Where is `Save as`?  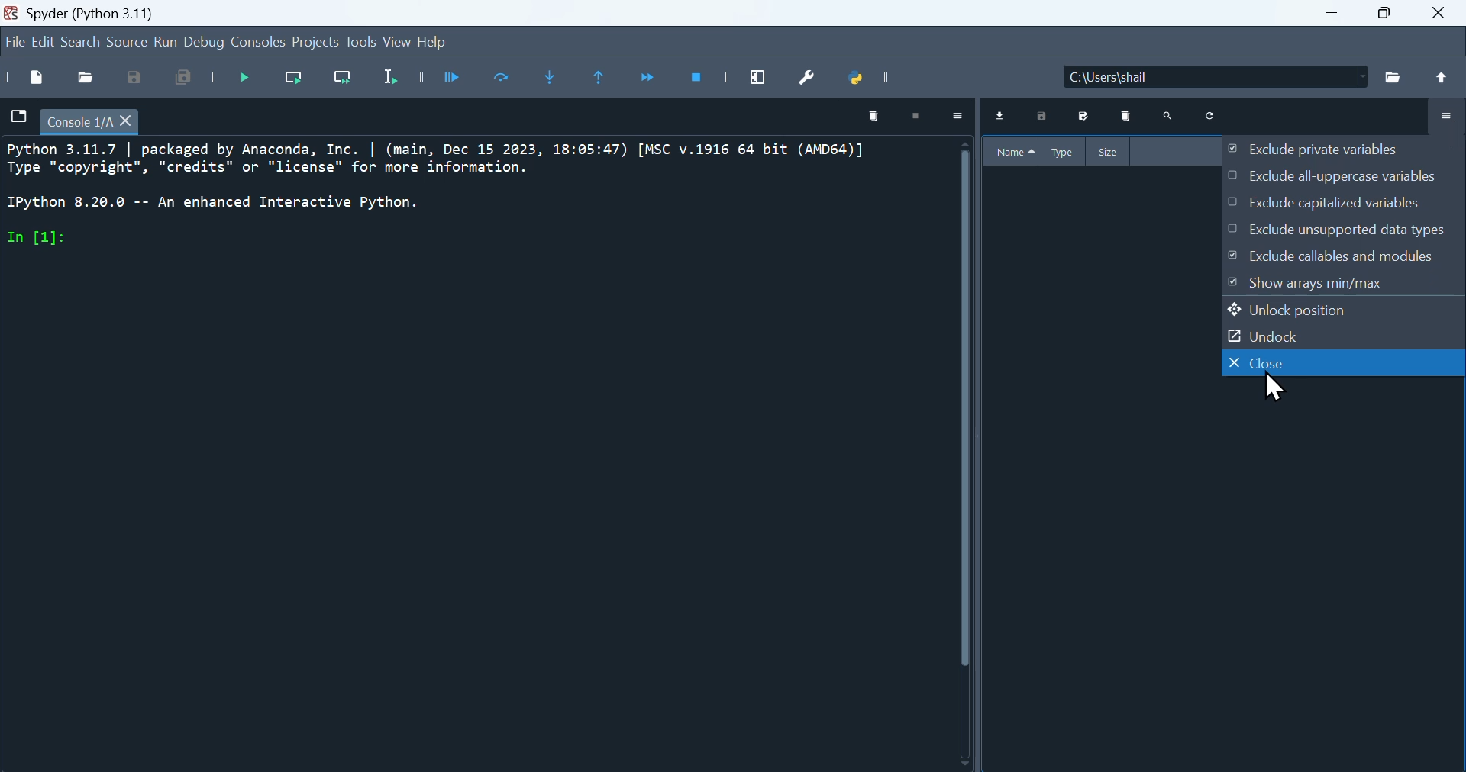 Save as is located at coordinates (1081, 117).